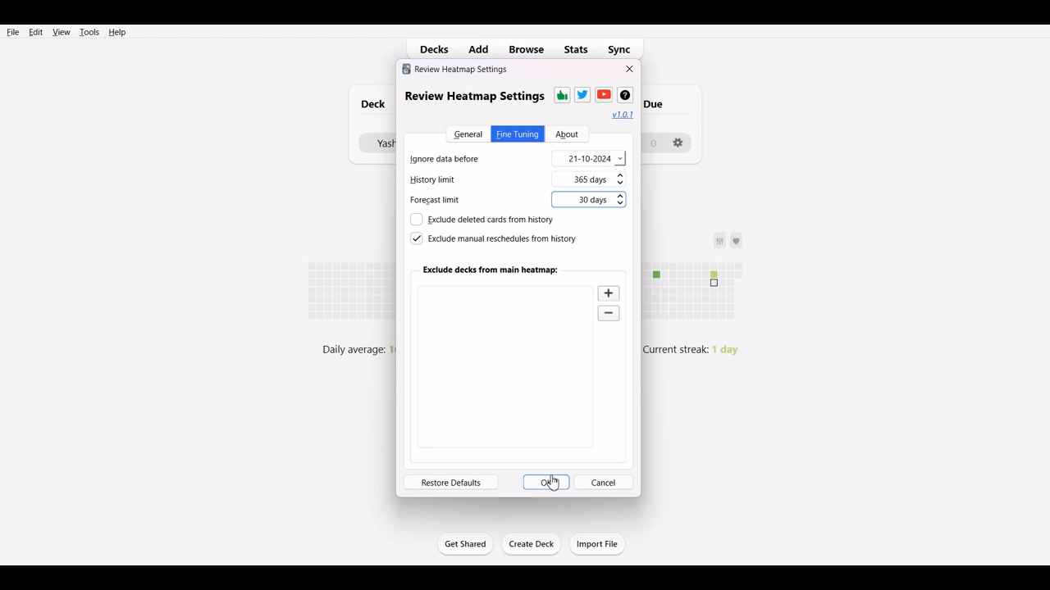 This screenshot has width=1050, height=590. What do you see at coordinates (61, 32) in the screenshot?
I see `View` at bounding box center [61, 32].